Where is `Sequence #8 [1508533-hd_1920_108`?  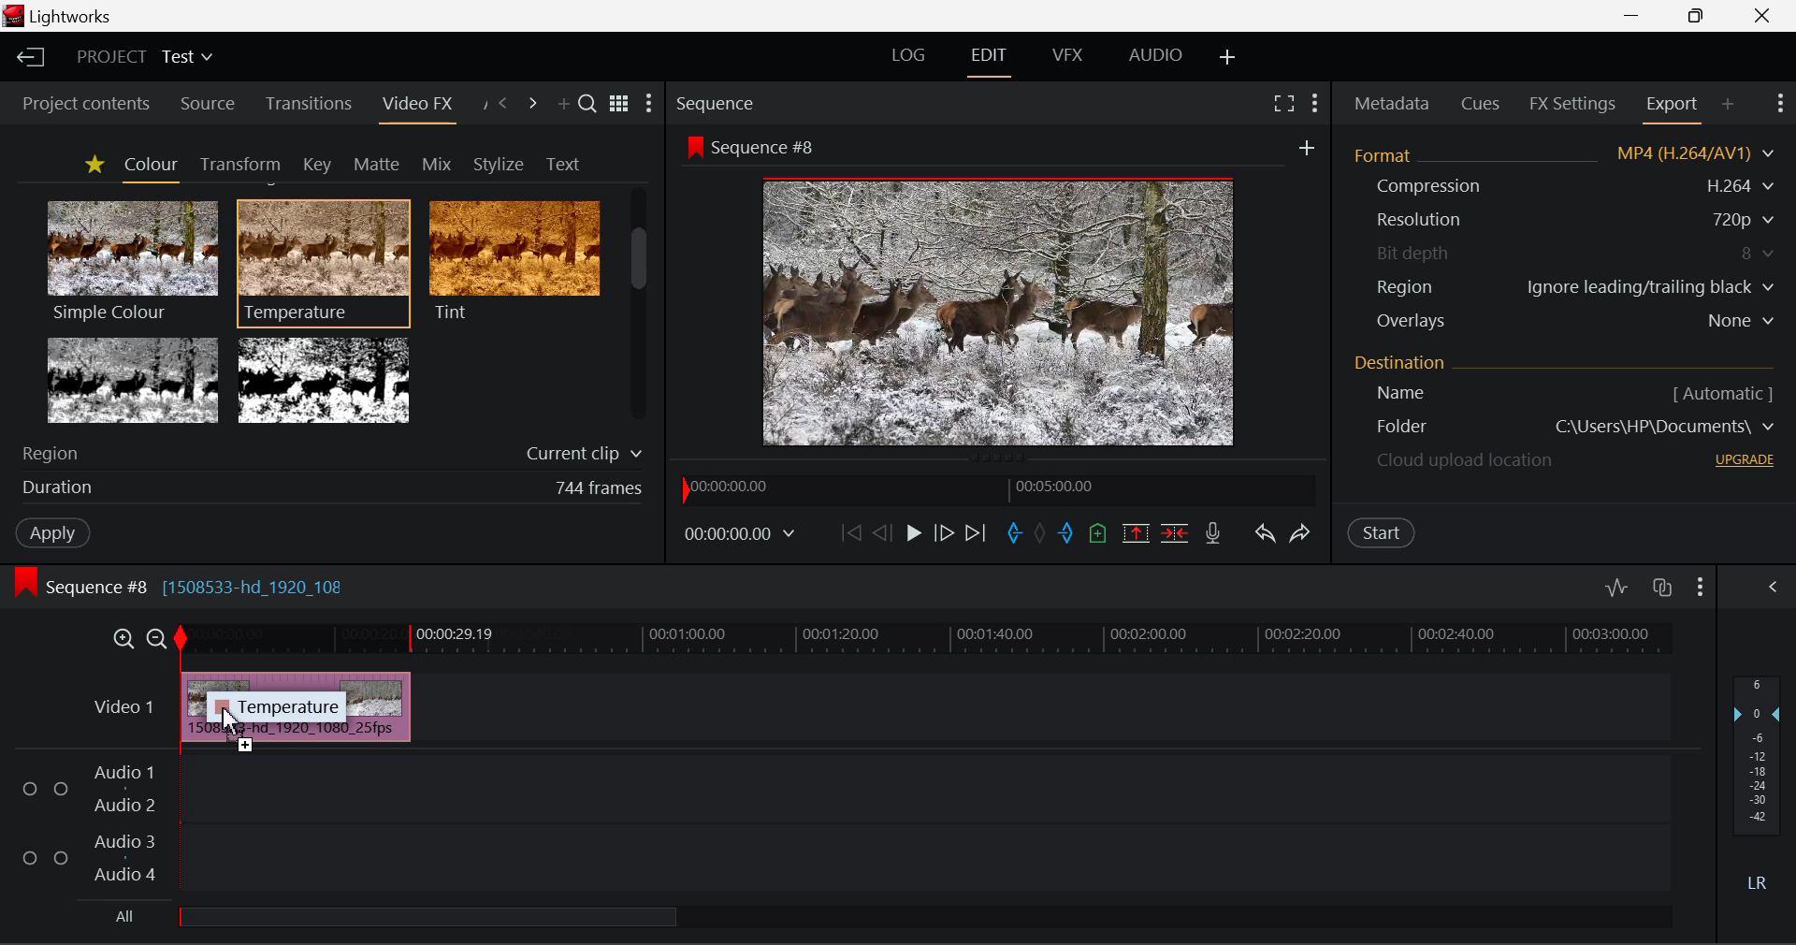
Sequence #8 [1508533-hd_1920_108 is located at coordinates (200, 583).